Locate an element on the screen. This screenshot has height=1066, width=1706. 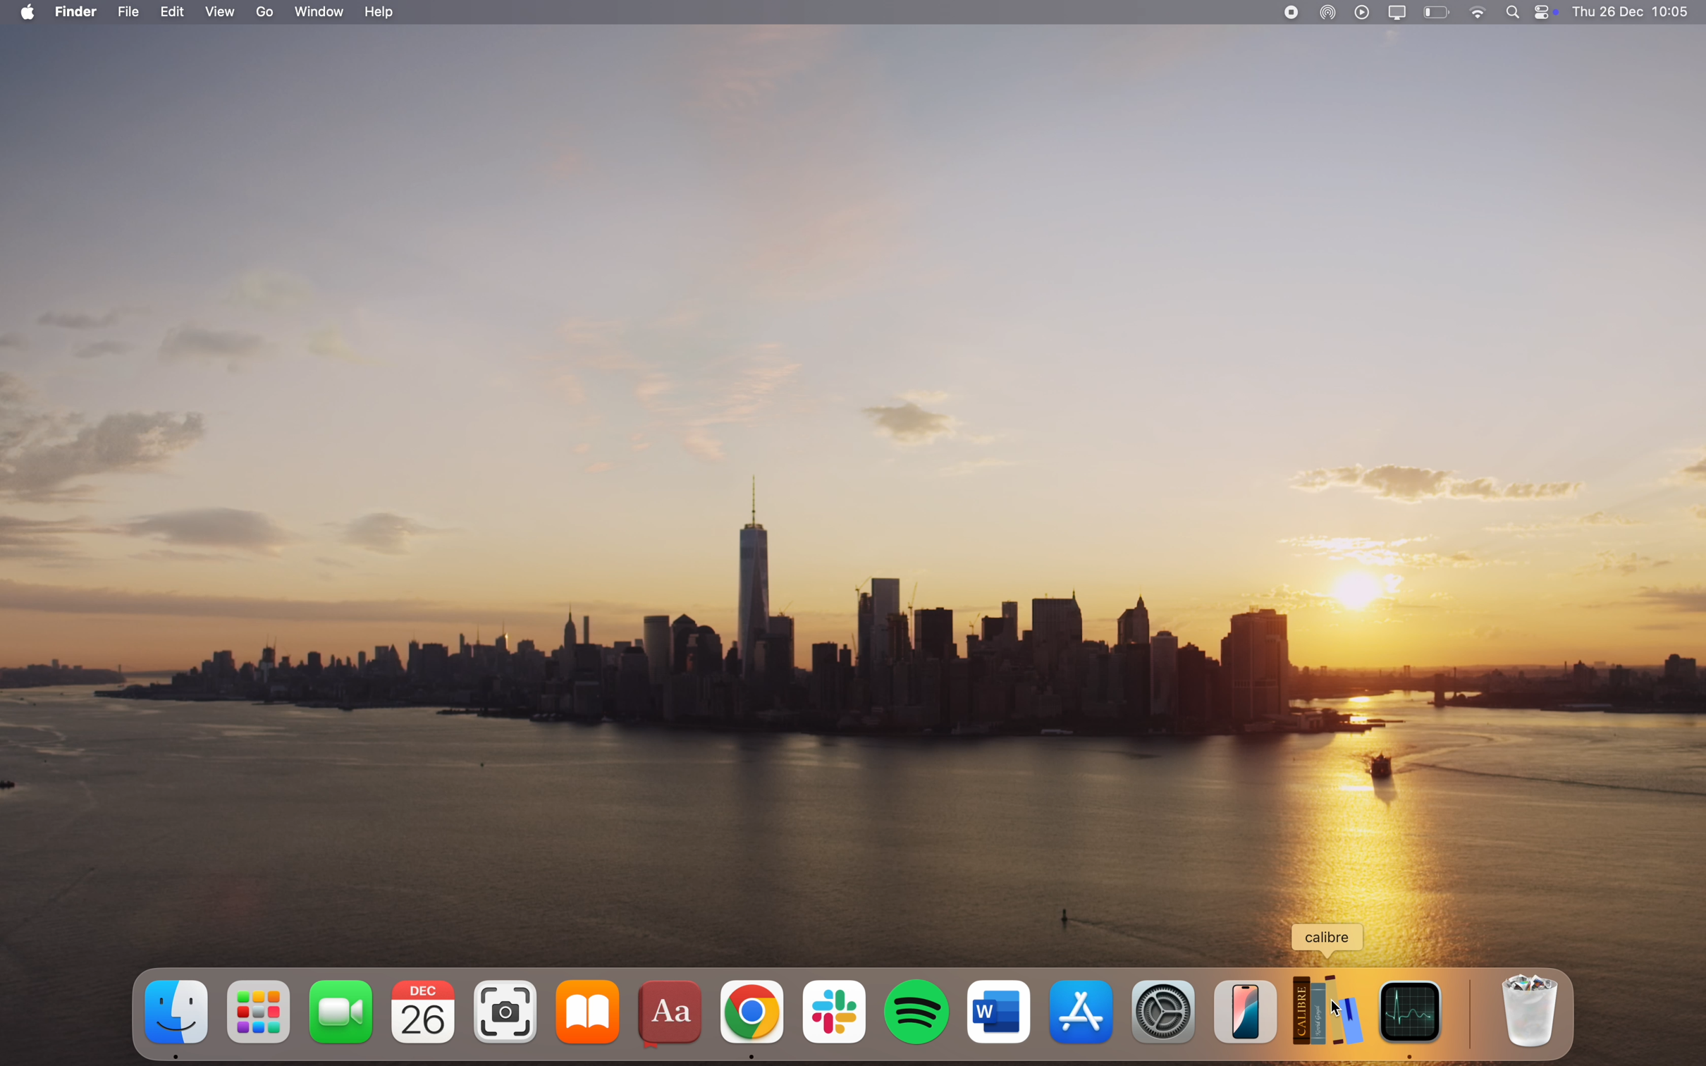
click on Calibre is located at coordinates (1329, 1010).